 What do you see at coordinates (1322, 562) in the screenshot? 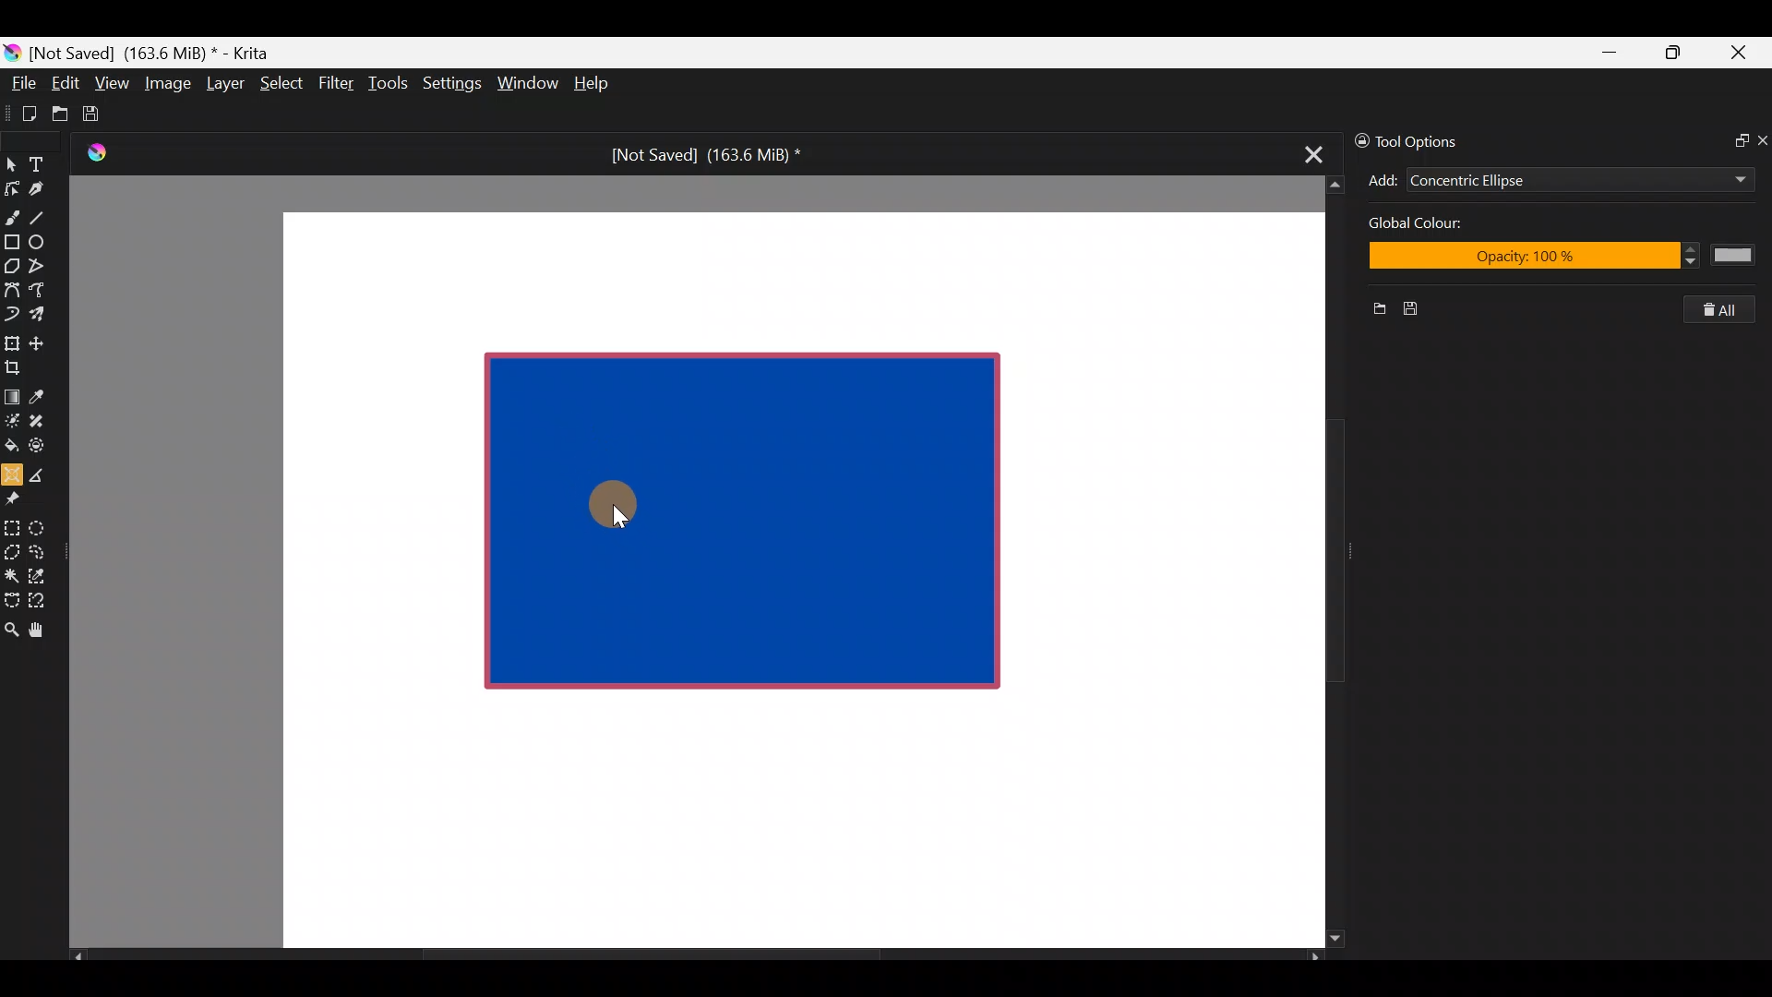
I see `Scroll bar` at bounding box center [1322, 562].